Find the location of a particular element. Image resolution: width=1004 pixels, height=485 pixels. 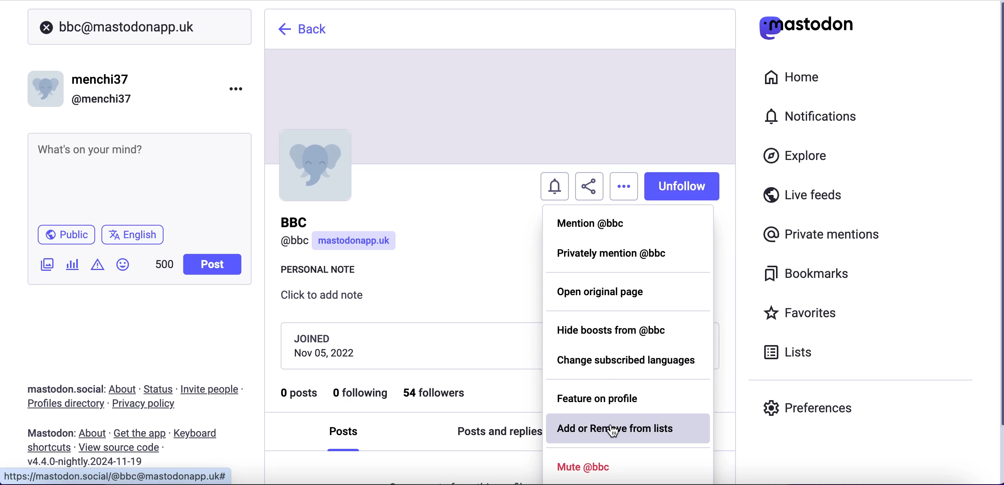

privately mention @bbc is located at coordinates (618, 255).